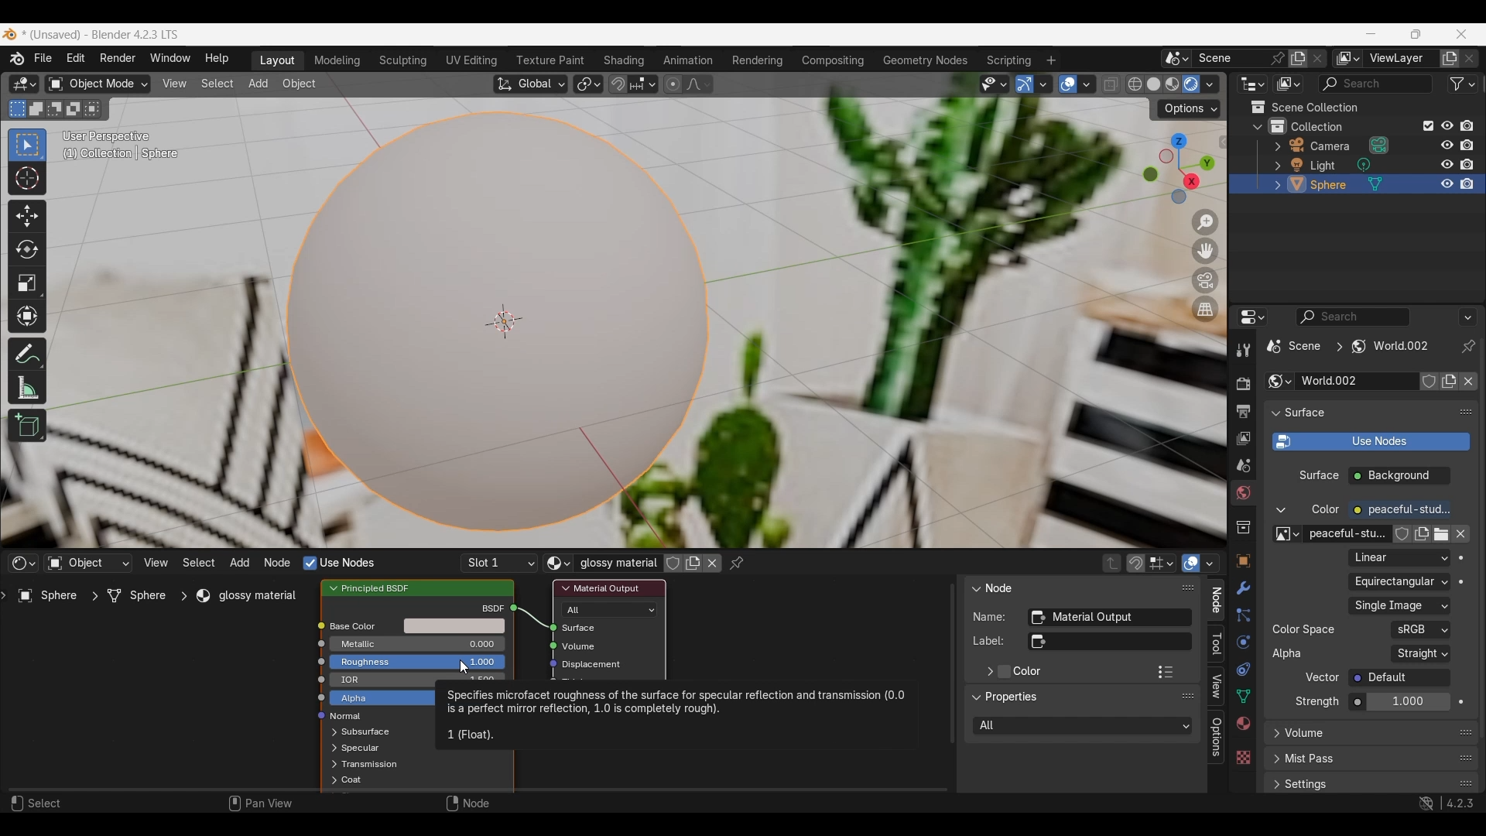 This screenshot has width=1486, height=836. Describe the element at coordinates (1399, 510) in the screenshot. I see `Color of the emitted light` at that location.